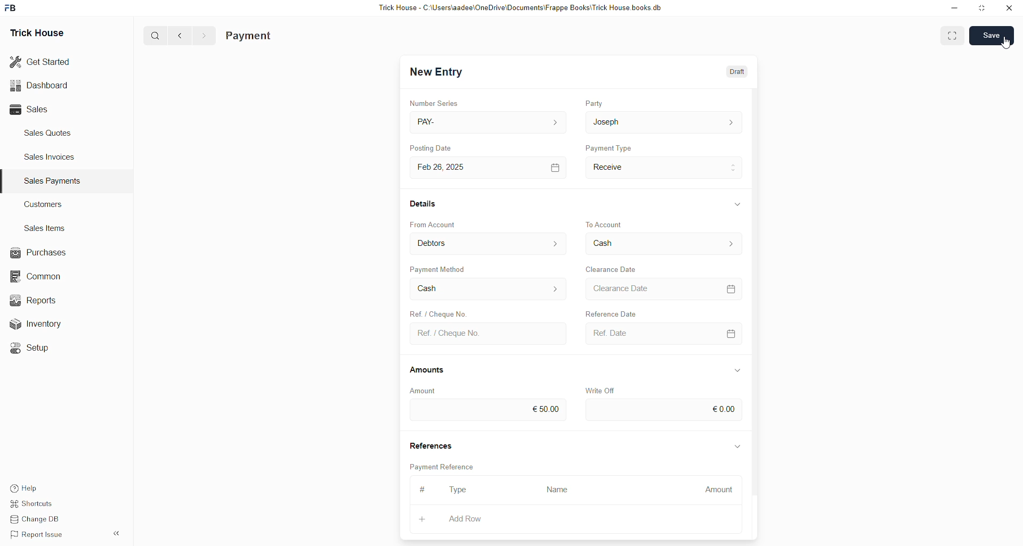 Image resolution: width=1023 pixels, height=546 pixels. I want to click on References, so click(430, 444).